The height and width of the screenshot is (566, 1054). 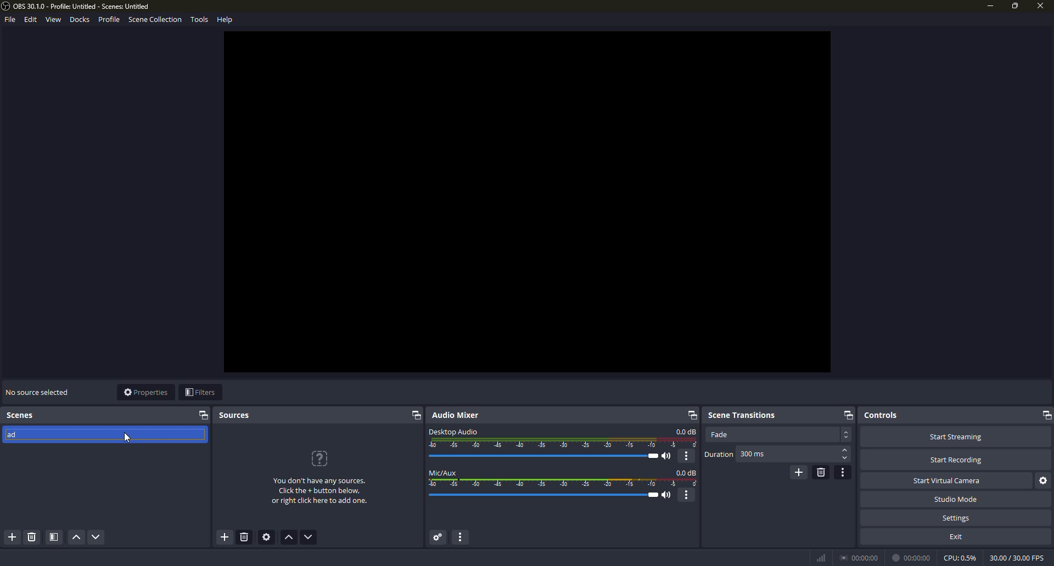 What do you see at coordinates (53, 20) in the screenshot?
I see `view` at bounding box center [53, 20].